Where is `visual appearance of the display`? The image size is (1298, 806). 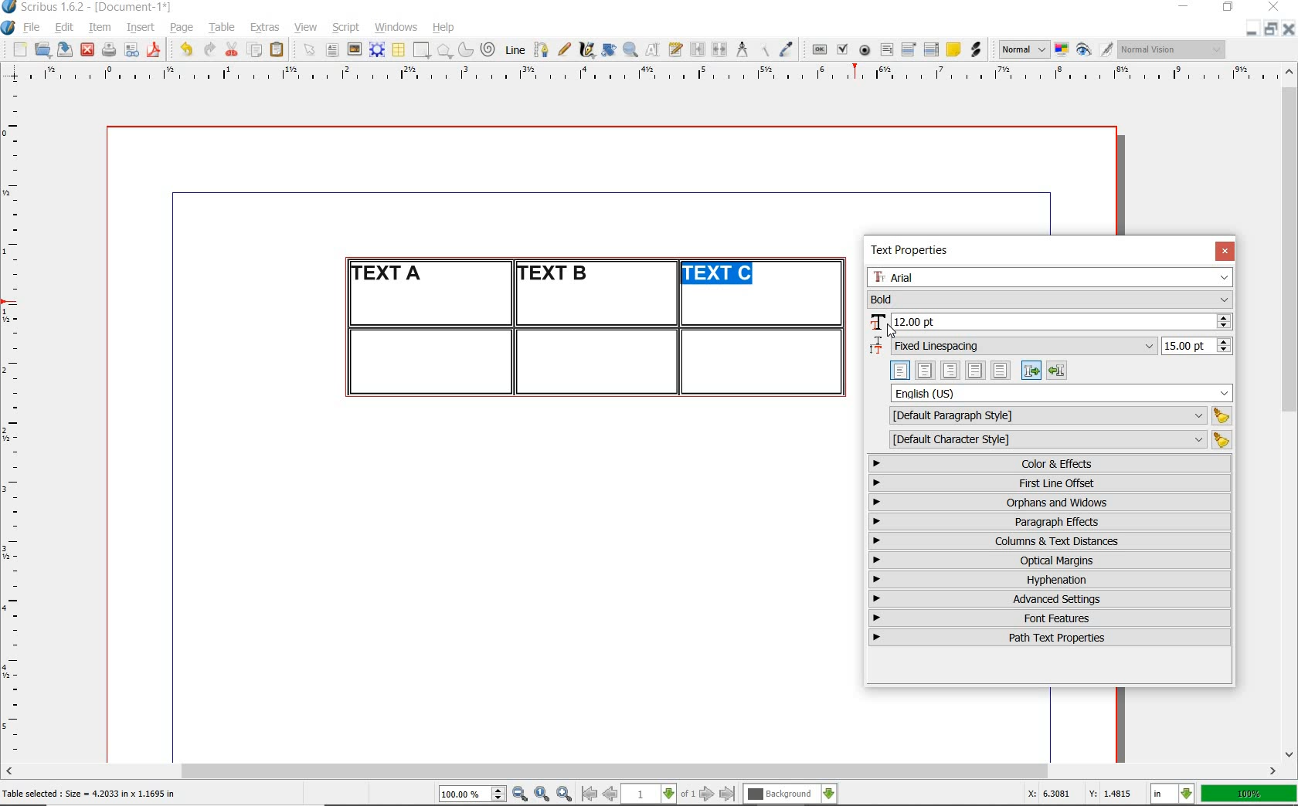
visual appearance of the display is located at coordinates (1173, 49).